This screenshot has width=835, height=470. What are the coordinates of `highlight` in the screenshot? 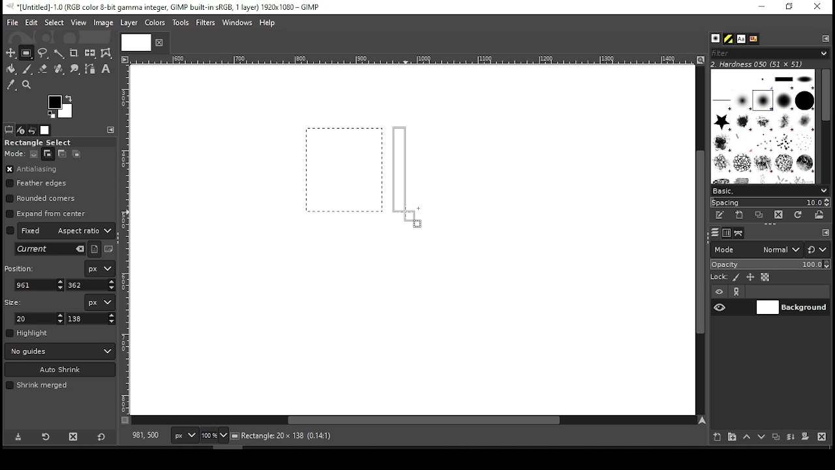 It's located at (27, 333).